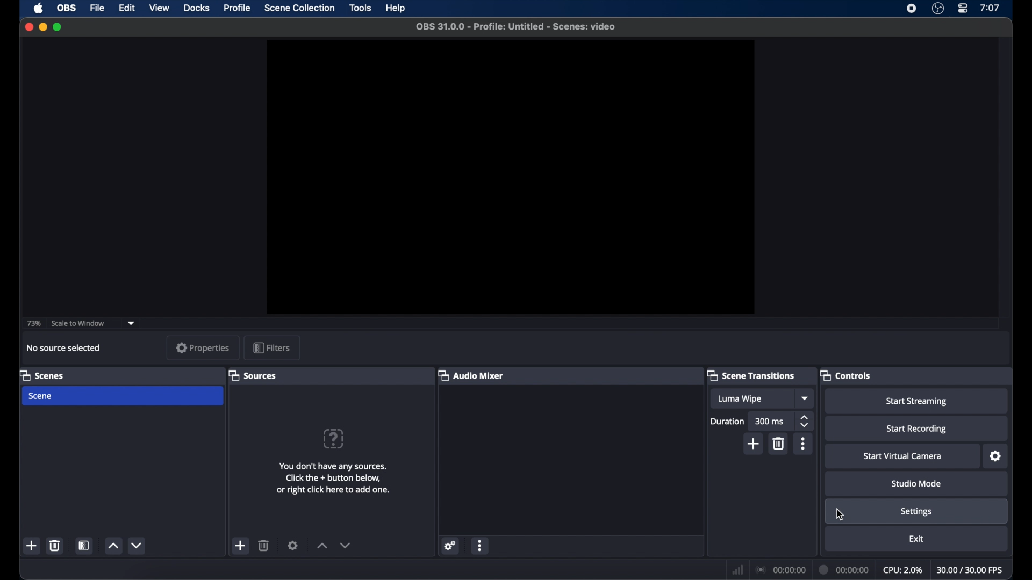 The width and height of the screenshot is (1032, 580). I want to click on scene filters, so click(84, 546).